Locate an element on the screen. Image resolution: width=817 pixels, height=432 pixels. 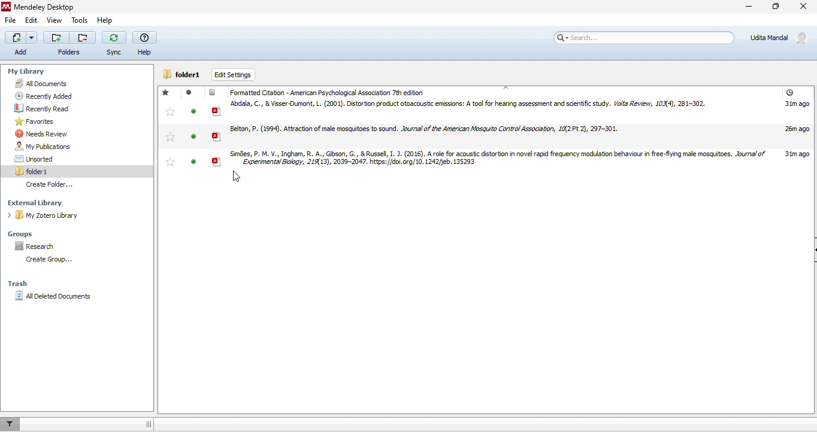
maximize is located at coordinates (776, 9).